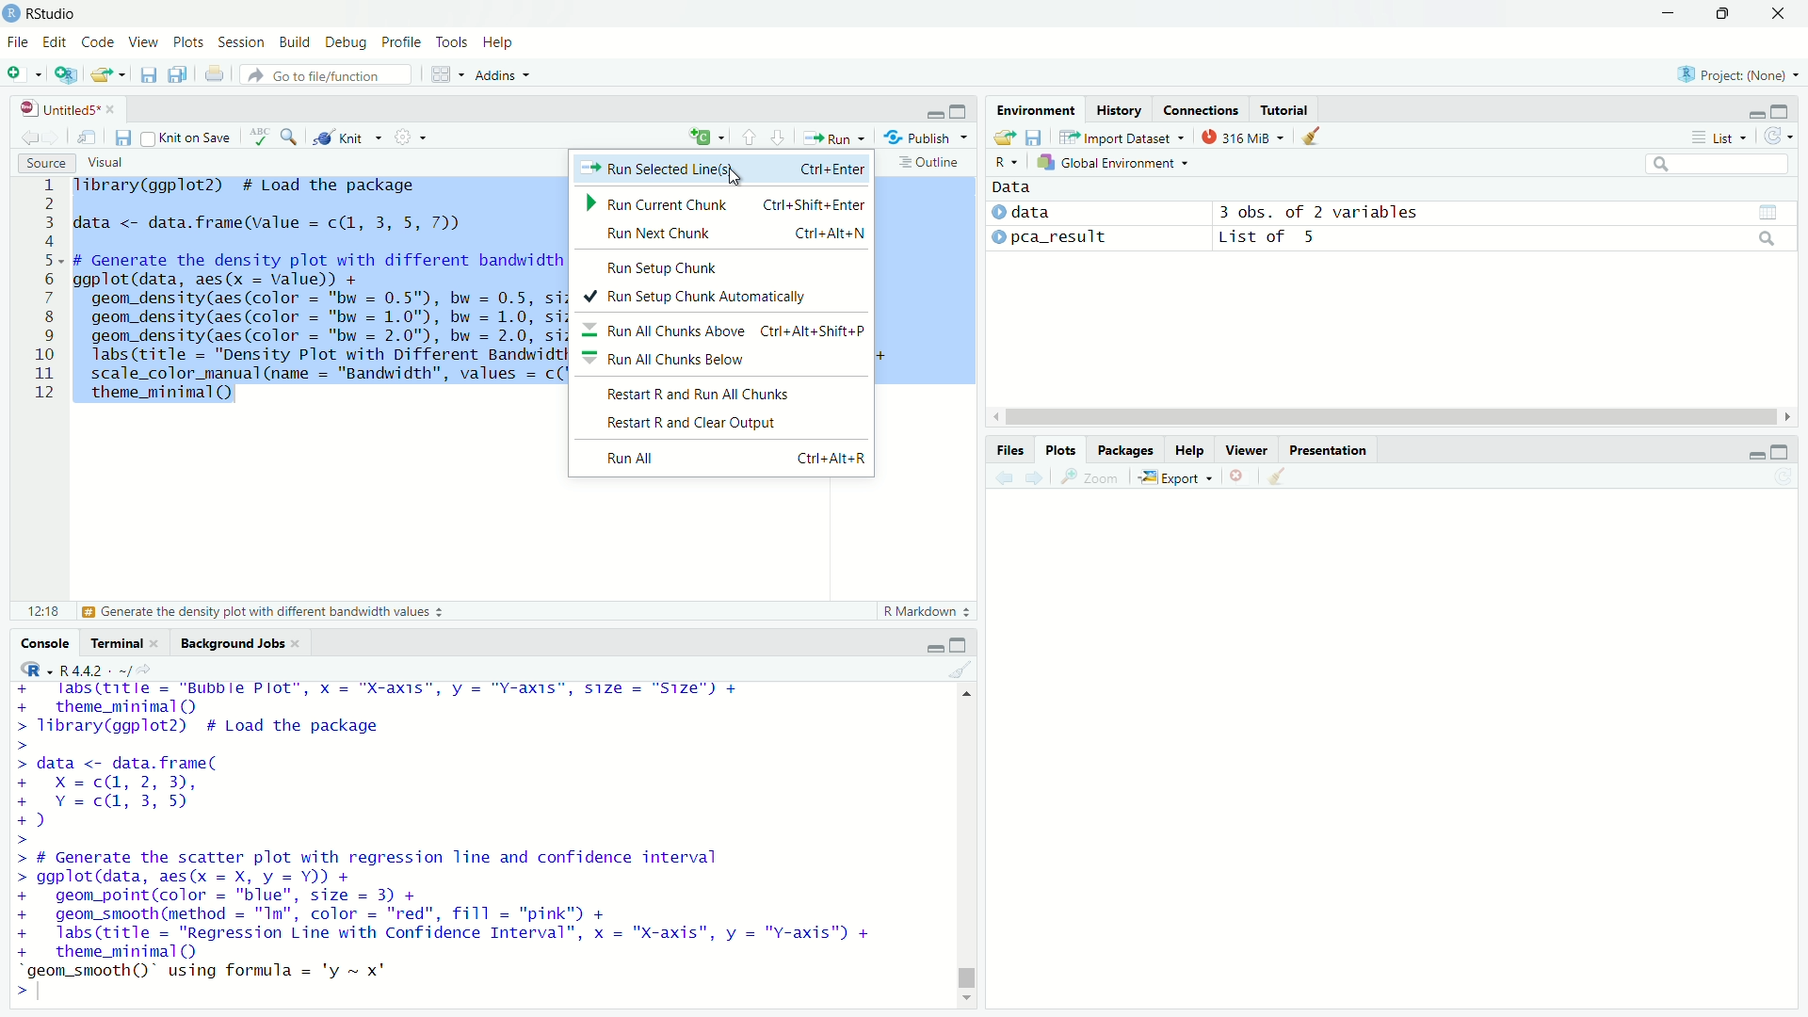  I want to click on Next plot, so click(1033, 477).